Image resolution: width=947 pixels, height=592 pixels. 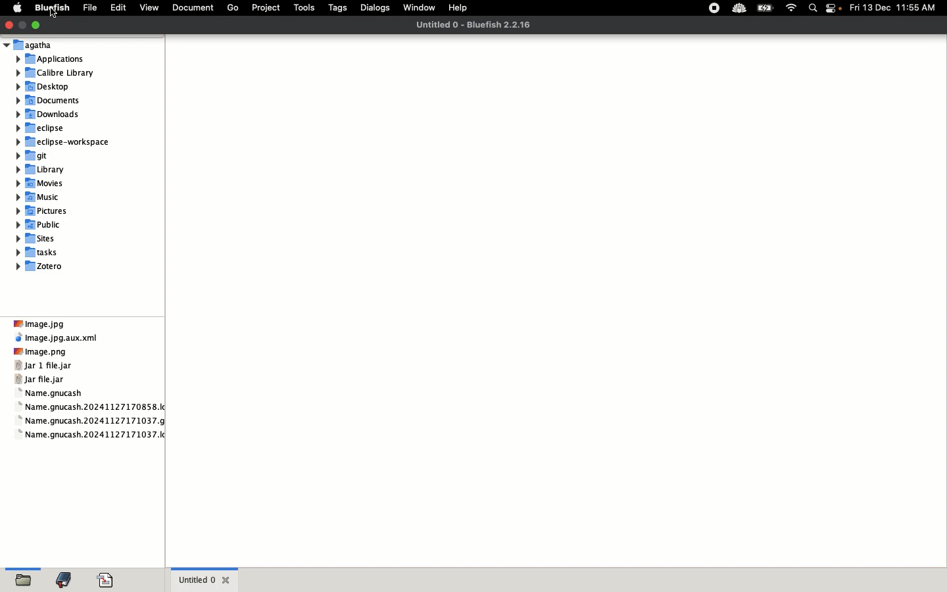 I want to click on folders, so click(x=26, y=576).